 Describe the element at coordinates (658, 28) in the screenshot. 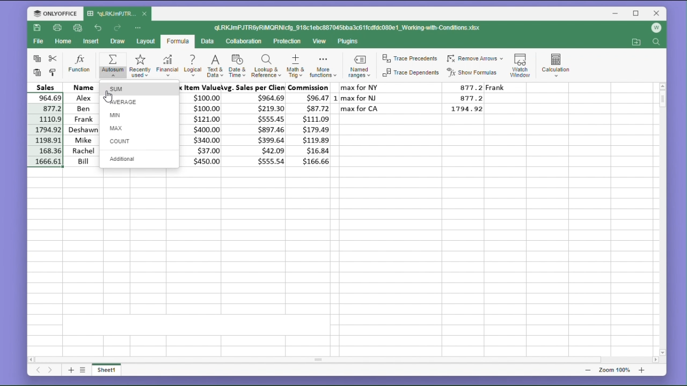

I see `account  logo` at that location.